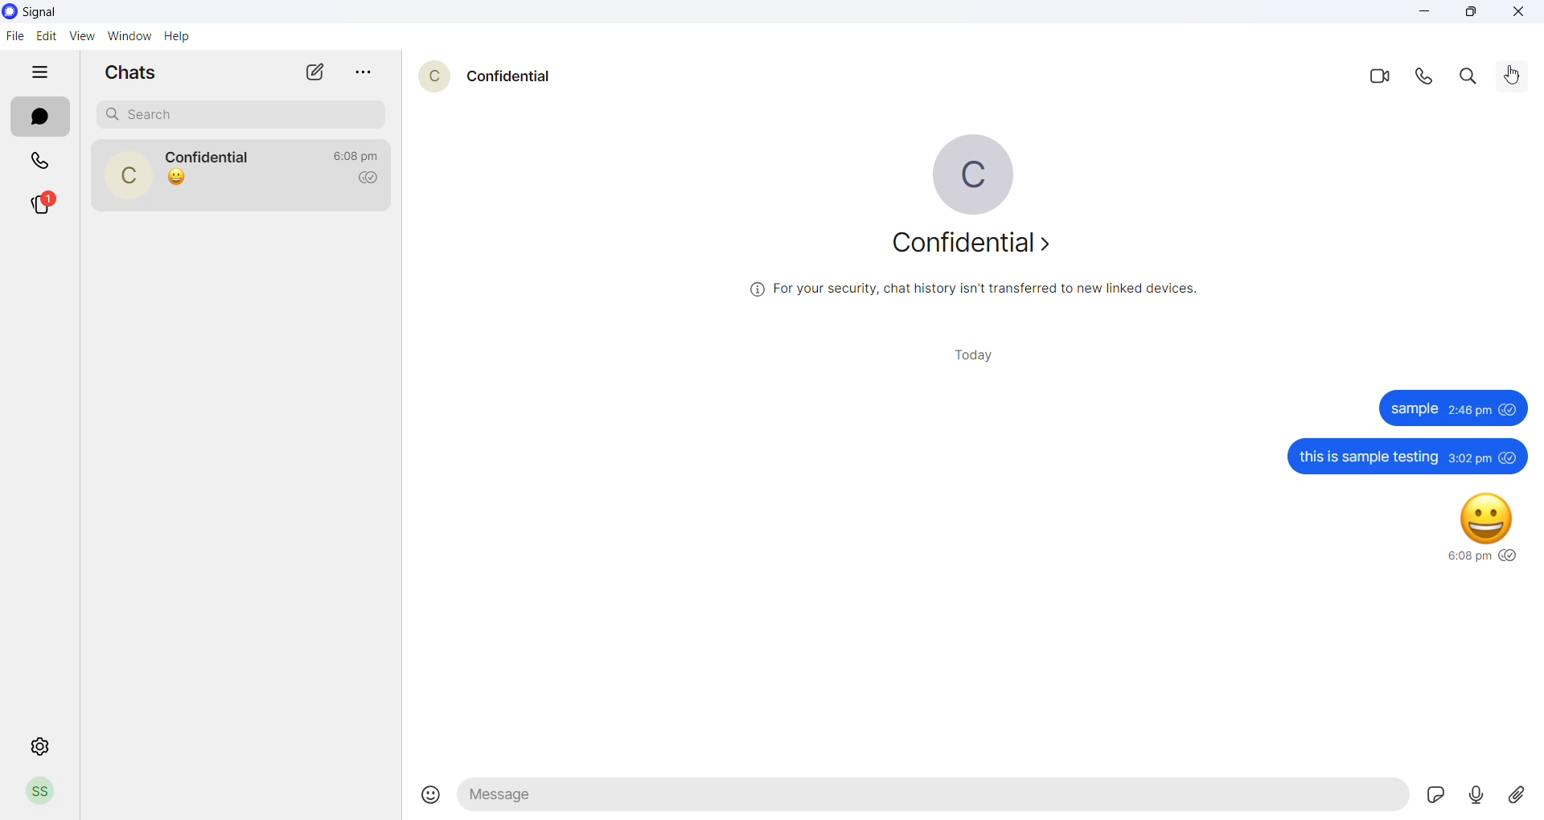  What do you see at coordinates (132, 72) in the screenshot?
I see `chats heading` at bounding box center [132, 72].